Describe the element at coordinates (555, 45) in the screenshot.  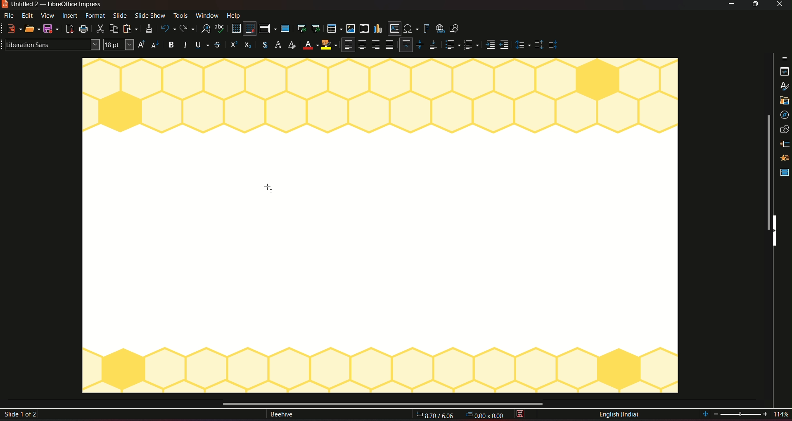
I see `middle spacing` at that location.